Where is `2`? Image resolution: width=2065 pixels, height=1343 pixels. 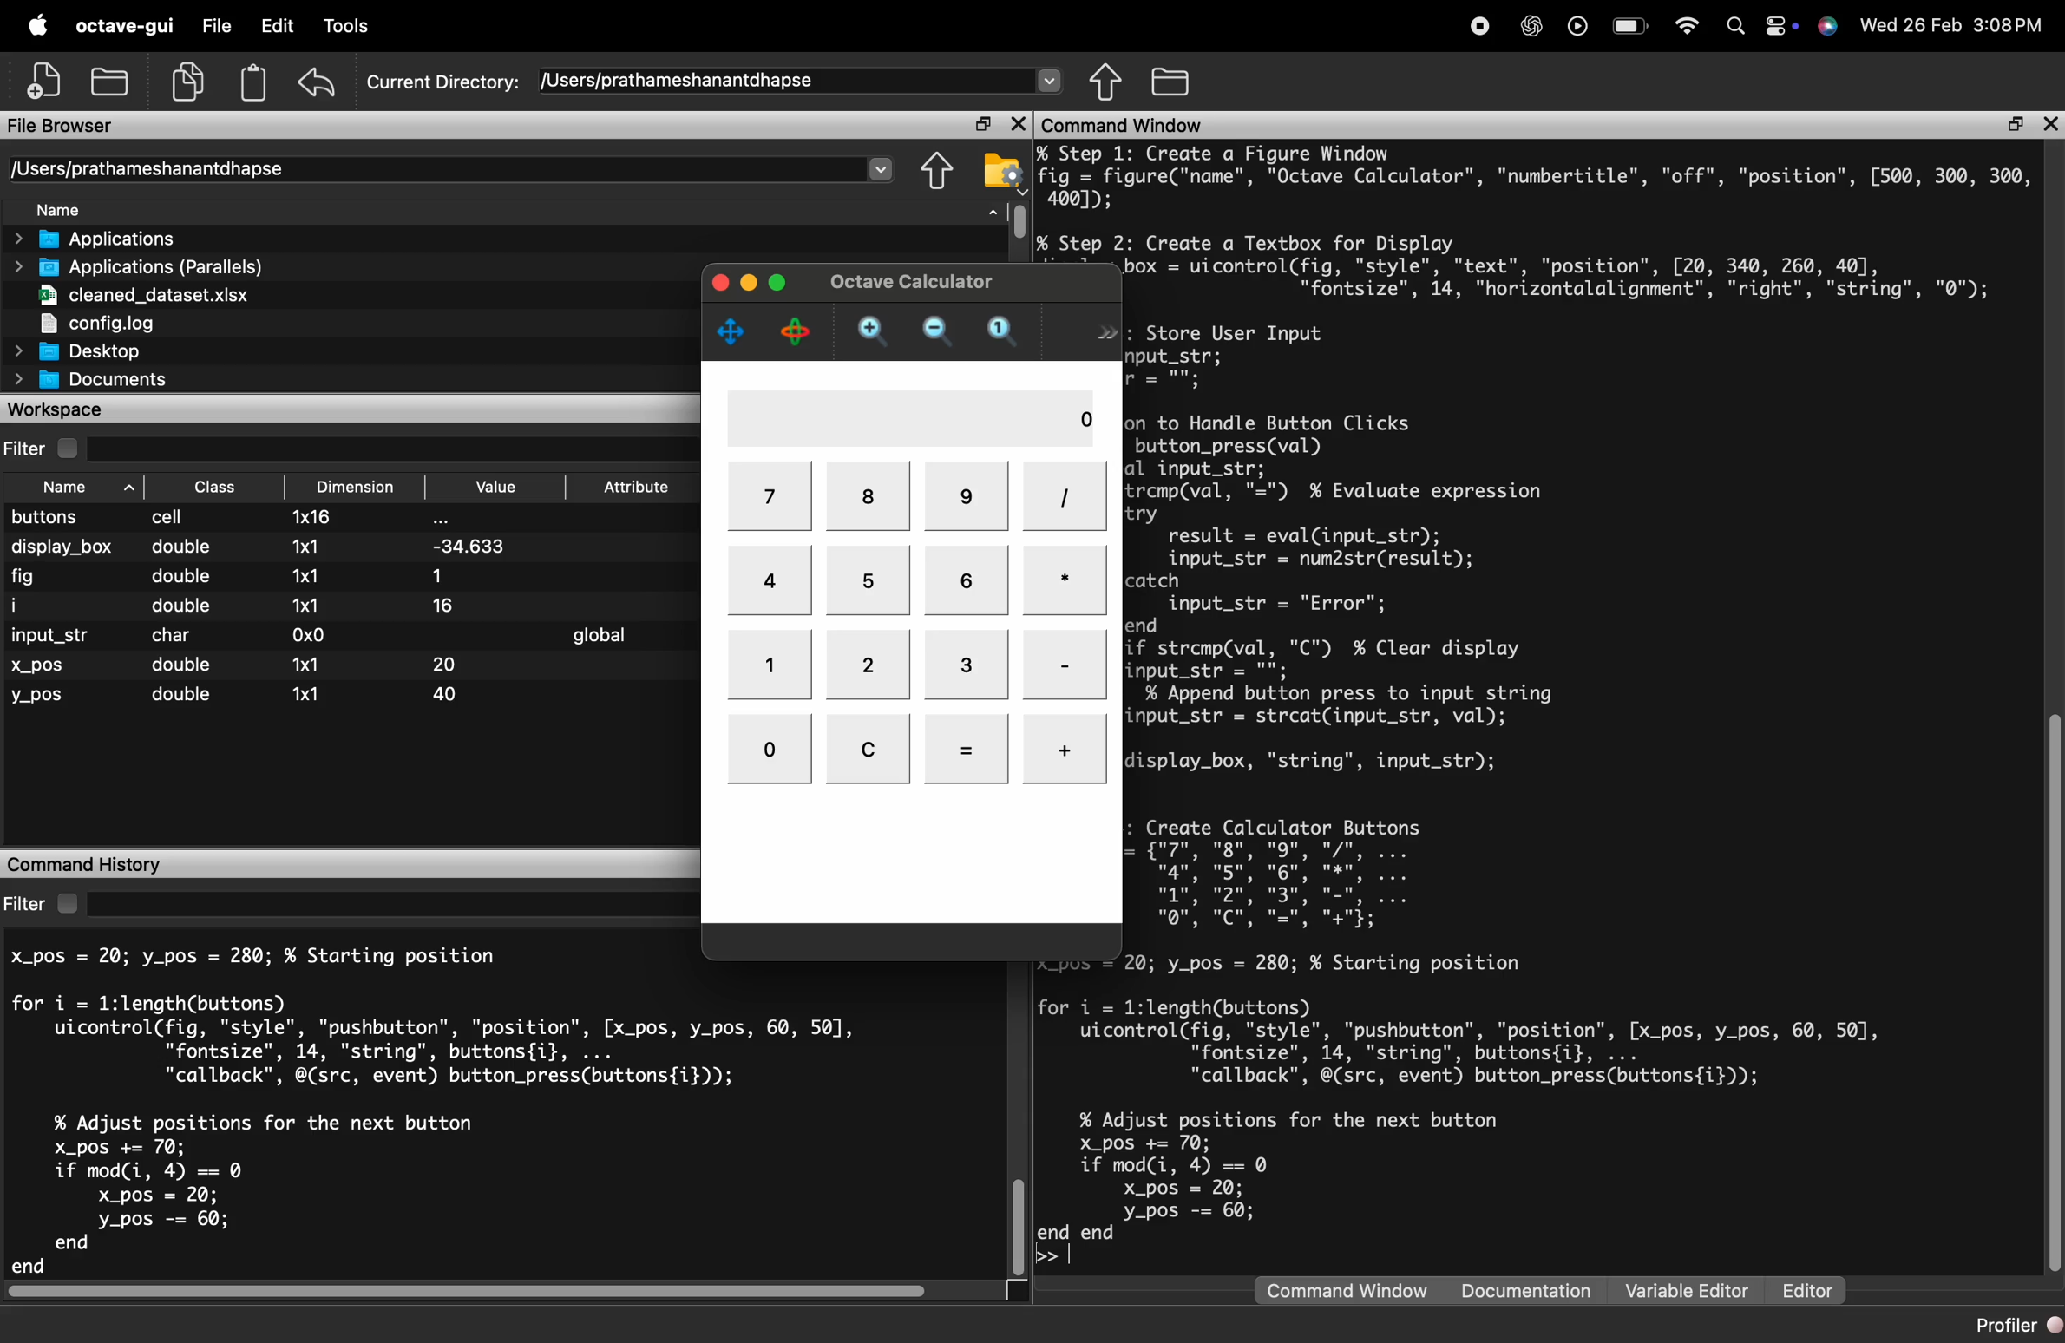
2 is located at coordinates (868, 665).